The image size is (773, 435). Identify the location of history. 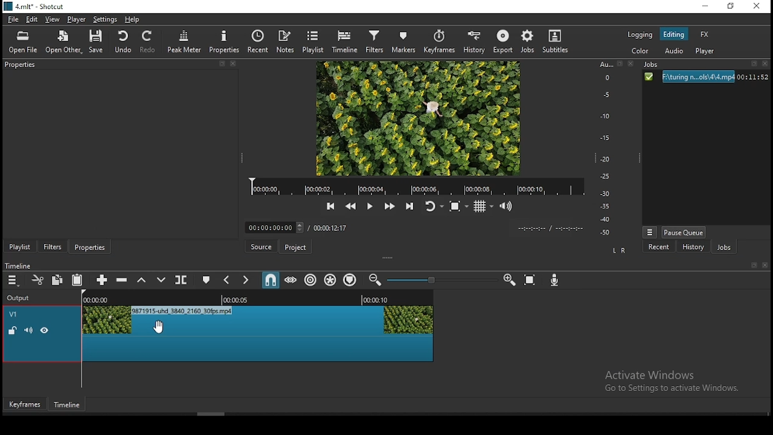
(475, 42).